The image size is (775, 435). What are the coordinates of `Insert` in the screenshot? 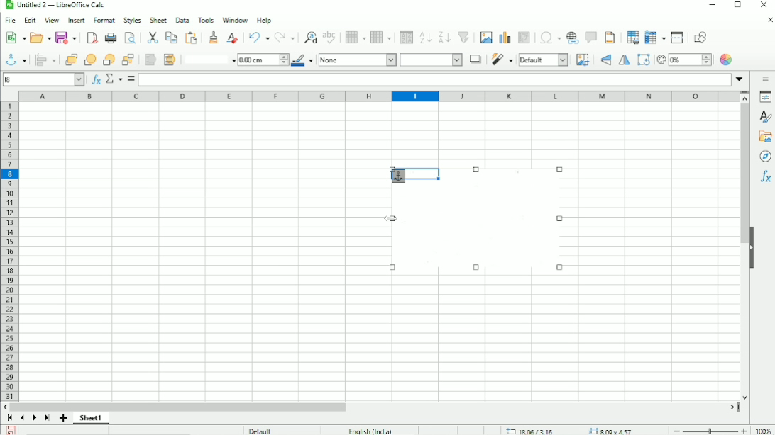 It's located at (75, 21).